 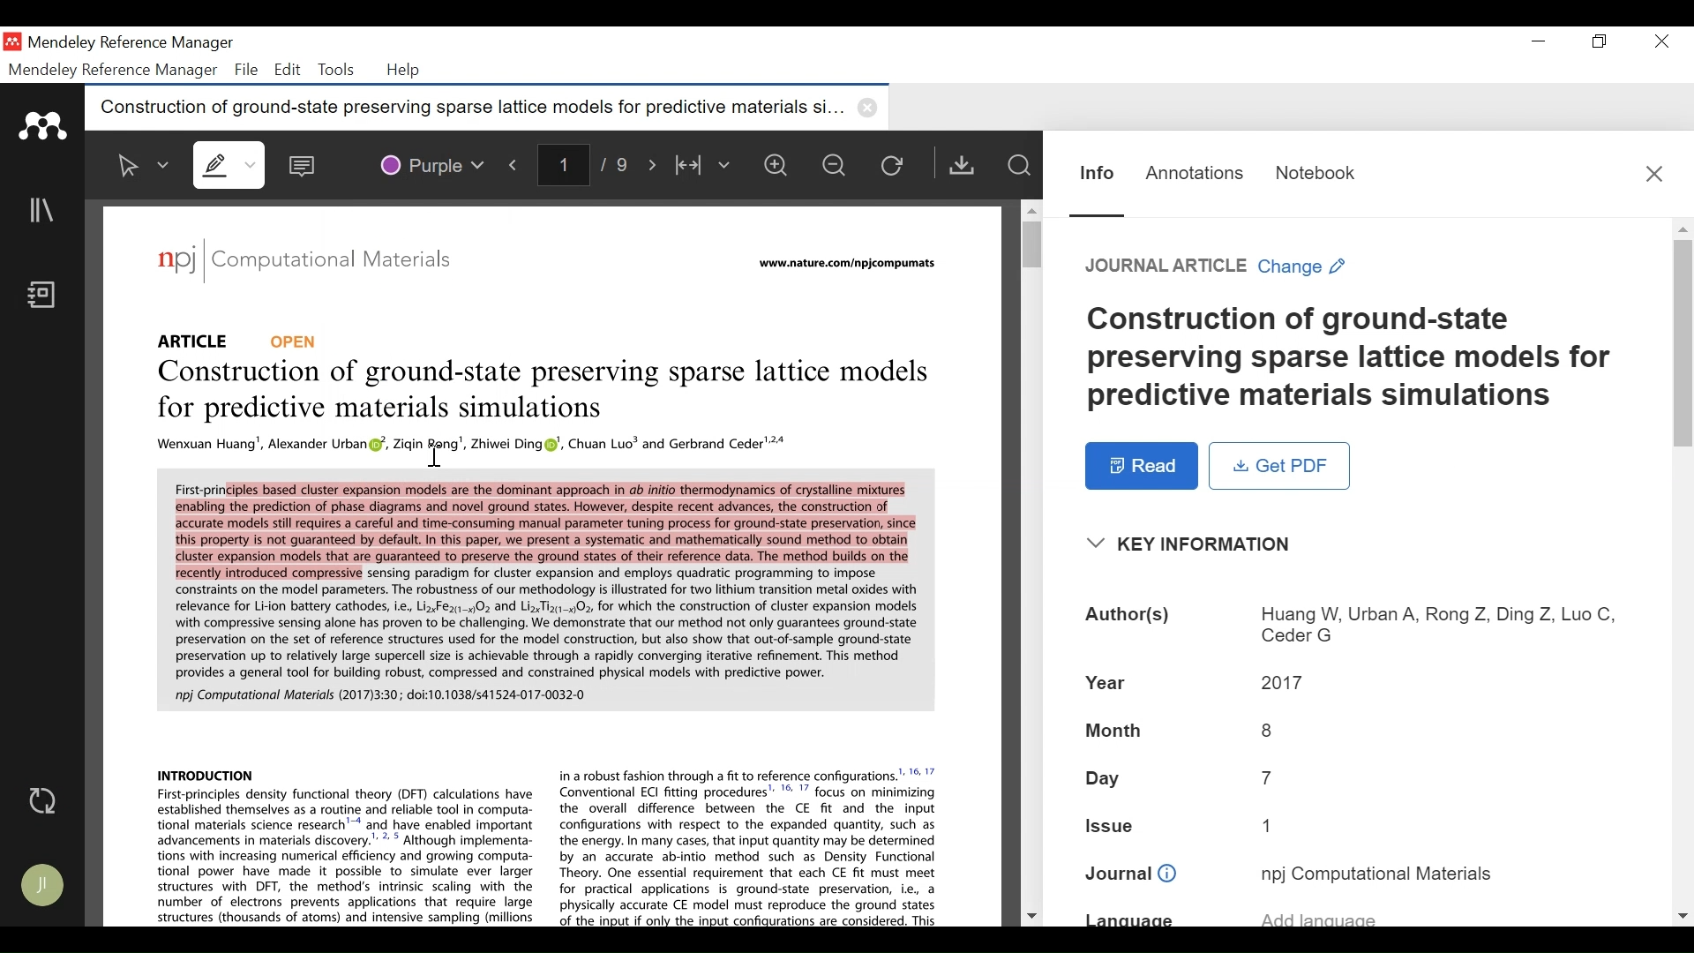 What do you see at coordinates (897, 166) in the screenshot?
I see `Reload` at bounding box center [897, 166].